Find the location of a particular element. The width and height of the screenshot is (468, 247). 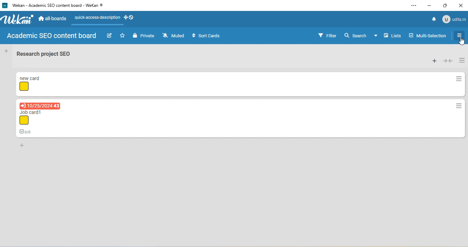

open or close sidebar is located at coordinates (459, 36).